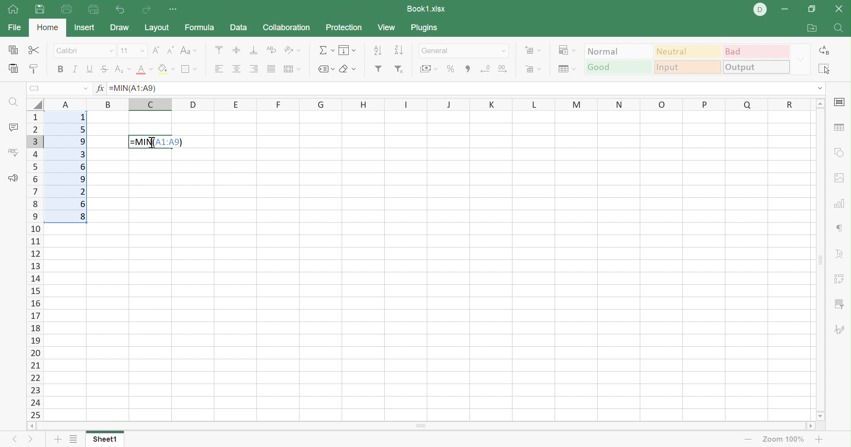  Describe the element at coordinates (437, 51) in the screenshot. I see `General` at that location.